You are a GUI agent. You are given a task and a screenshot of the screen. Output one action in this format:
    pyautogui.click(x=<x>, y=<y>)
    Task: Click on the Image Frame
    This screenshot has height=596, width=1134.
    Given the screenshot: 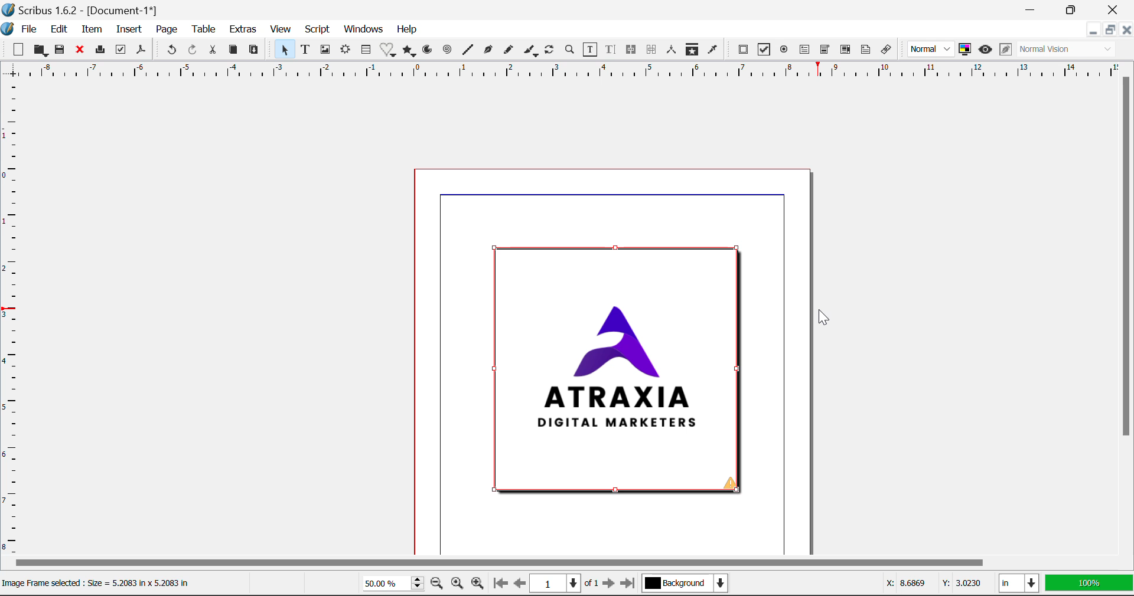 What is the action you would take?
    pyautogui.click(x=327, y=51)
    